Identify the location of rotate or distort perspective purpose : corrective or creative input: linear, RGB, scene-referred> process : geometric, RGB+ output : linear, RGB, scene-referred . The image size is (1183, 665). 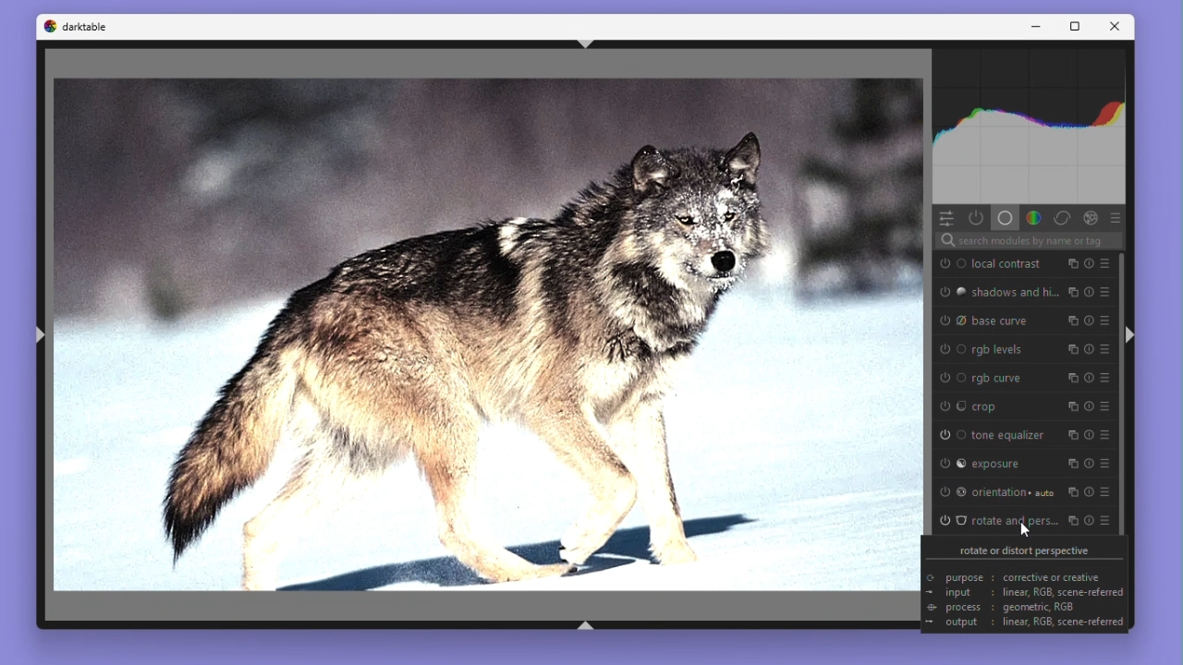
(1032, 587).